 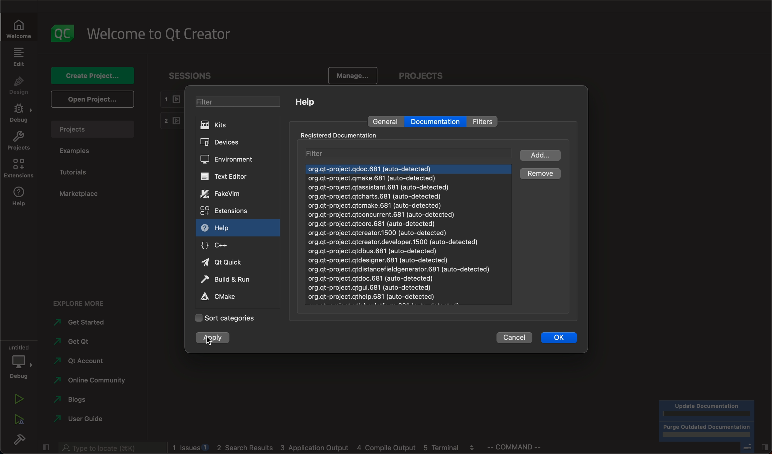 I want to click on projects, so click(x=18, y=140).